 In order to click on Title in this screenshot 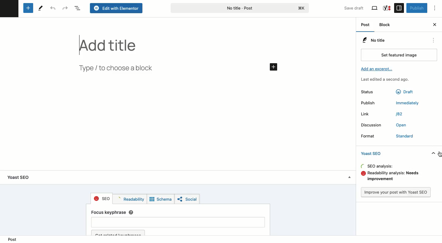, I will do `click(373, 40)`.